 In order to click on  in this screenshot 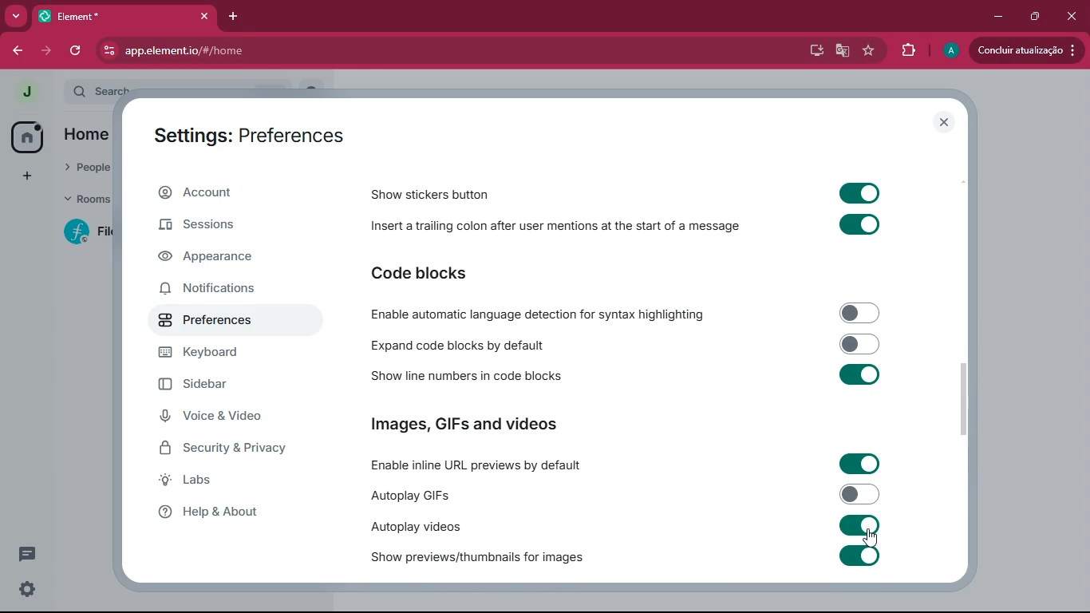, I will do `click(859, 556)`.